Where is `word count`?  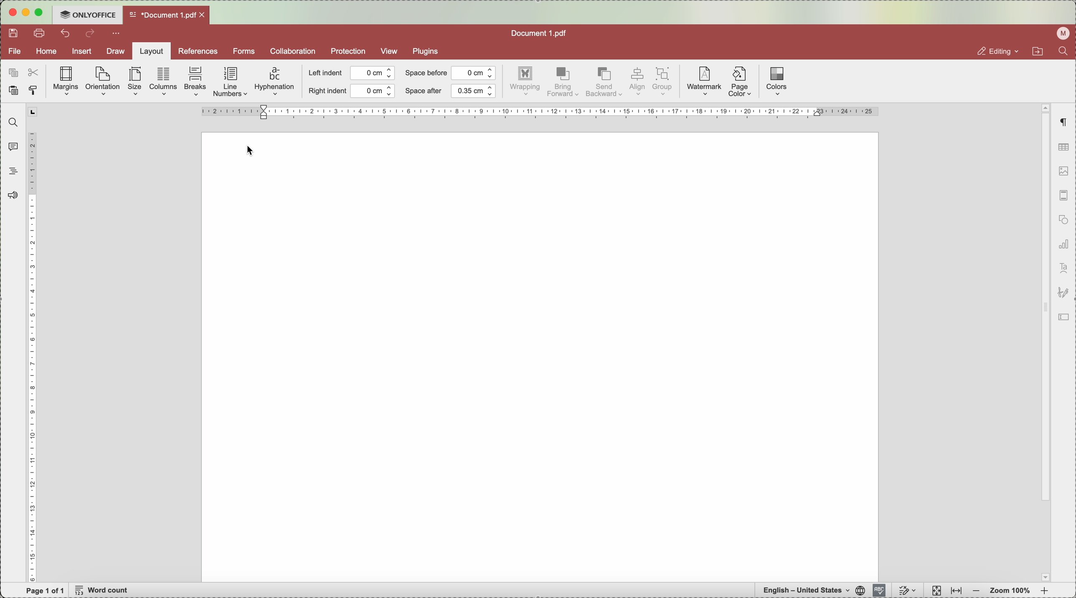 word count is located at coordinates (104, 591).